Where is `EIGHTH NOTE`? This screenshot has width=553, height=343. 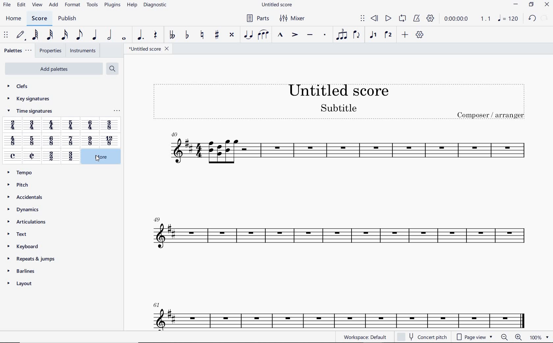 EIGHTH NOTE is located at coordinates (79, 35).